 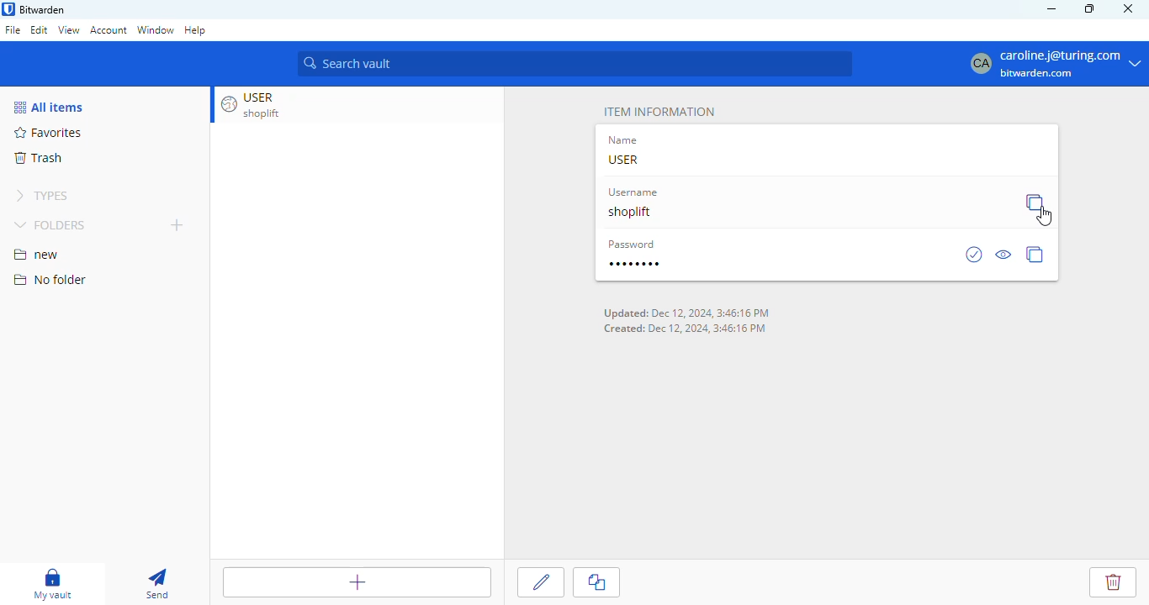 I want to click on edit, so click(x=543, y=582).